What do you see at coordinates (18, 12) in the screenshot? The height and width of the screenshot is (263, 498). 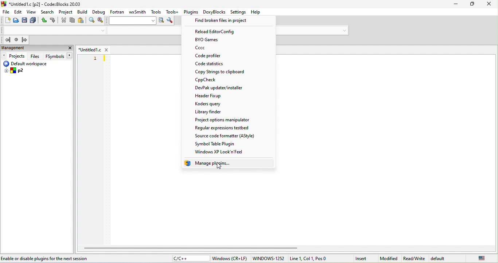 I see `edit` at bounding box center [18, 12].